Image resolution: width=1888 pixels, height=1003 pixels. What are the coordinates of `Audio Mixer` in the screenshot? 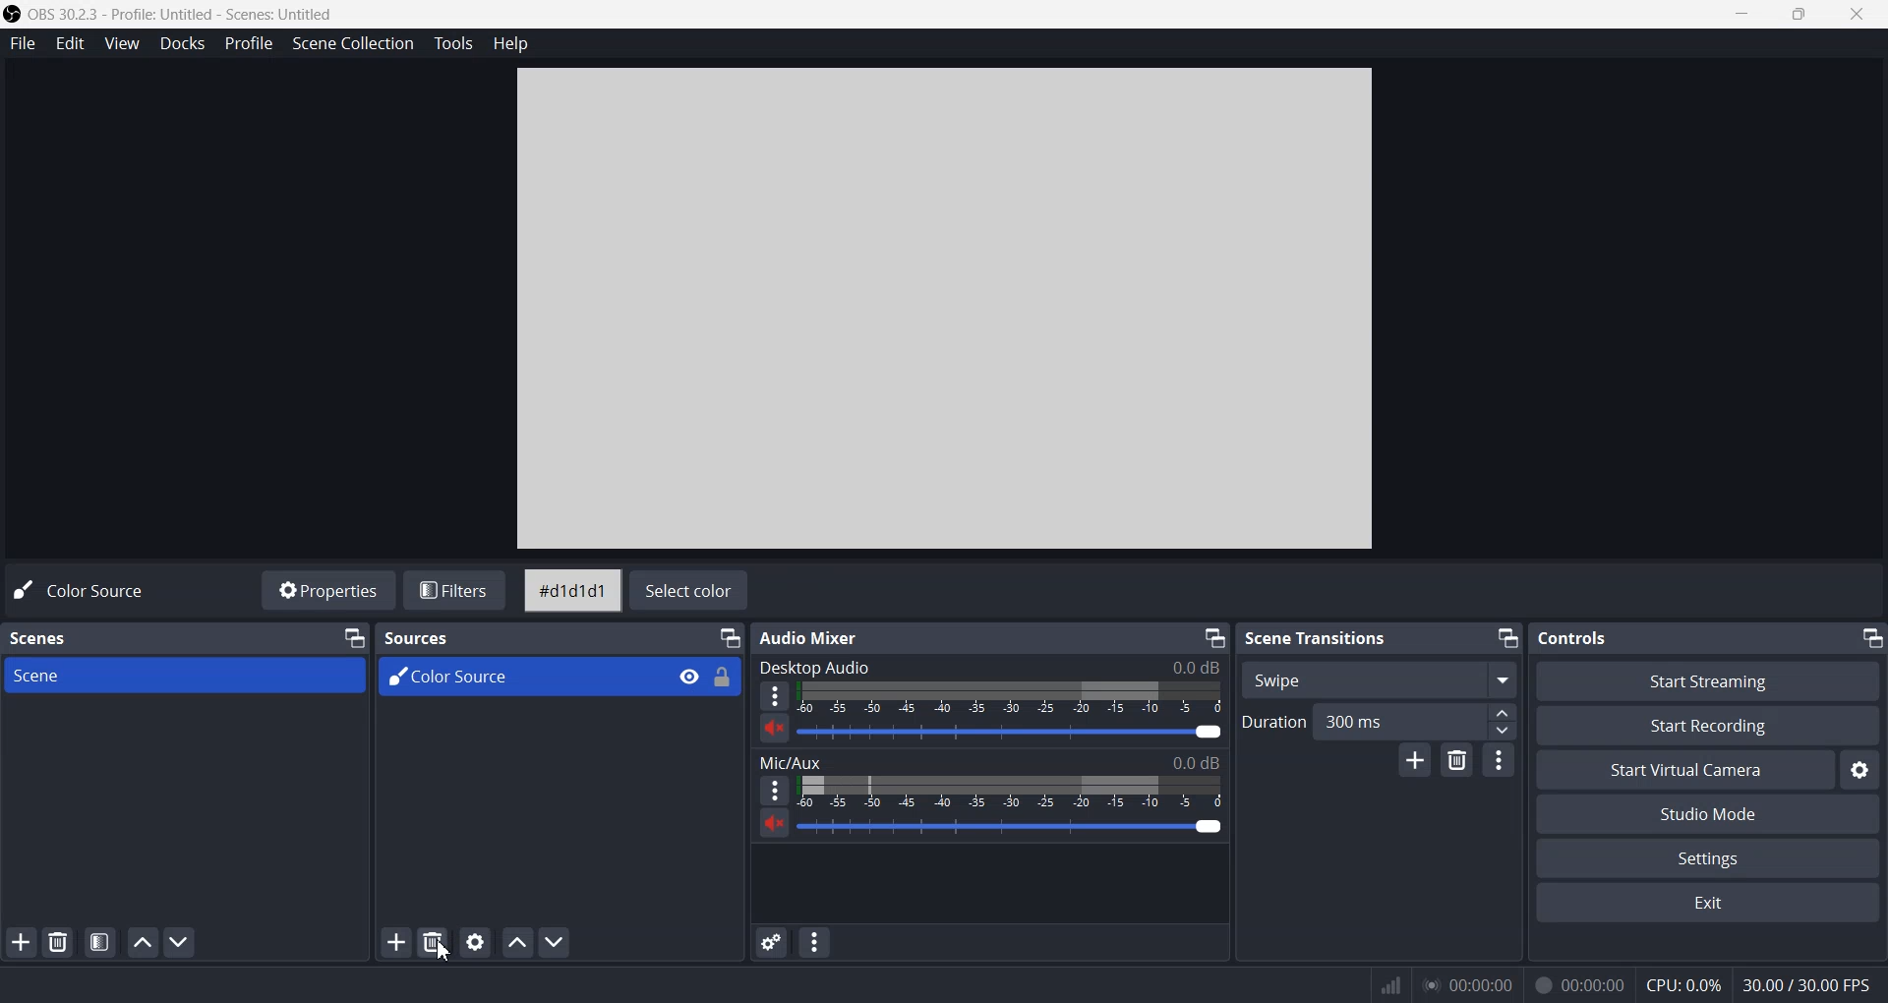 It's located at (812, 637).